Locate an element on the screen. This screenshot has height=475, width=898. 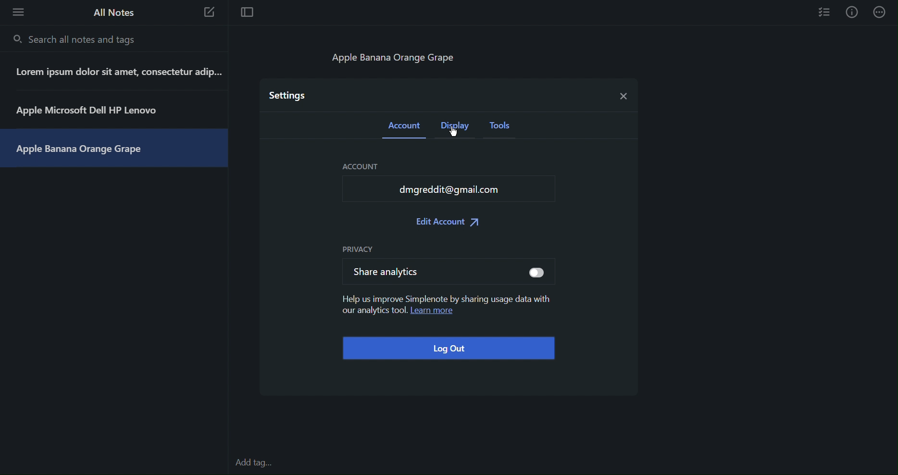
Share Analytics is located at coordinates (407, 271).